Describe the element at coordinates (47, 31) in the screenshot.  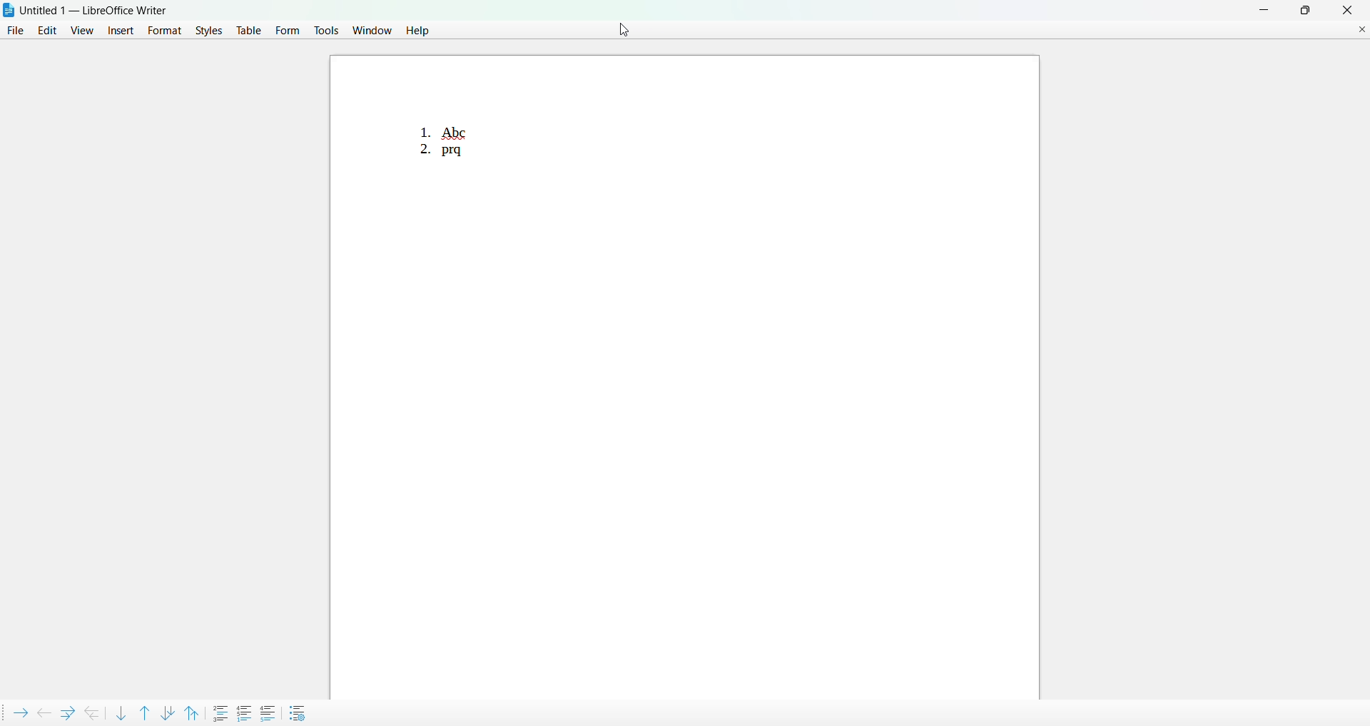
I see `edit` at that location.